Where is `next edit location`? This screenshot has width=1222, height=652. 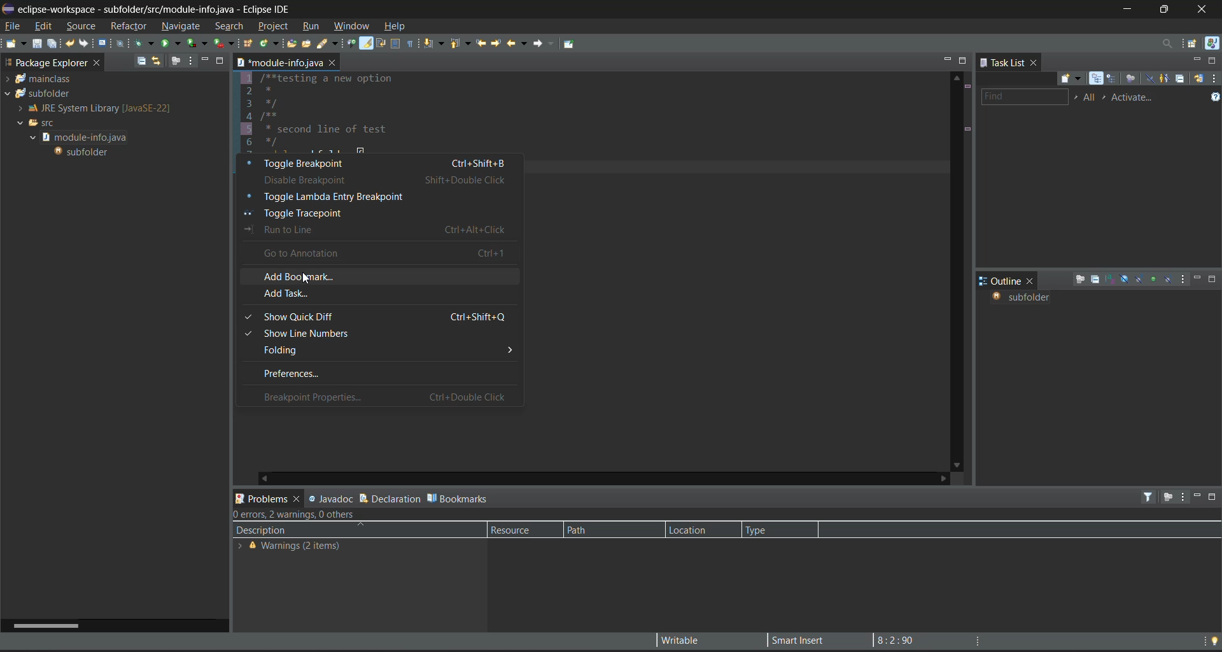
next edit location is located at coordinates (495, 42).